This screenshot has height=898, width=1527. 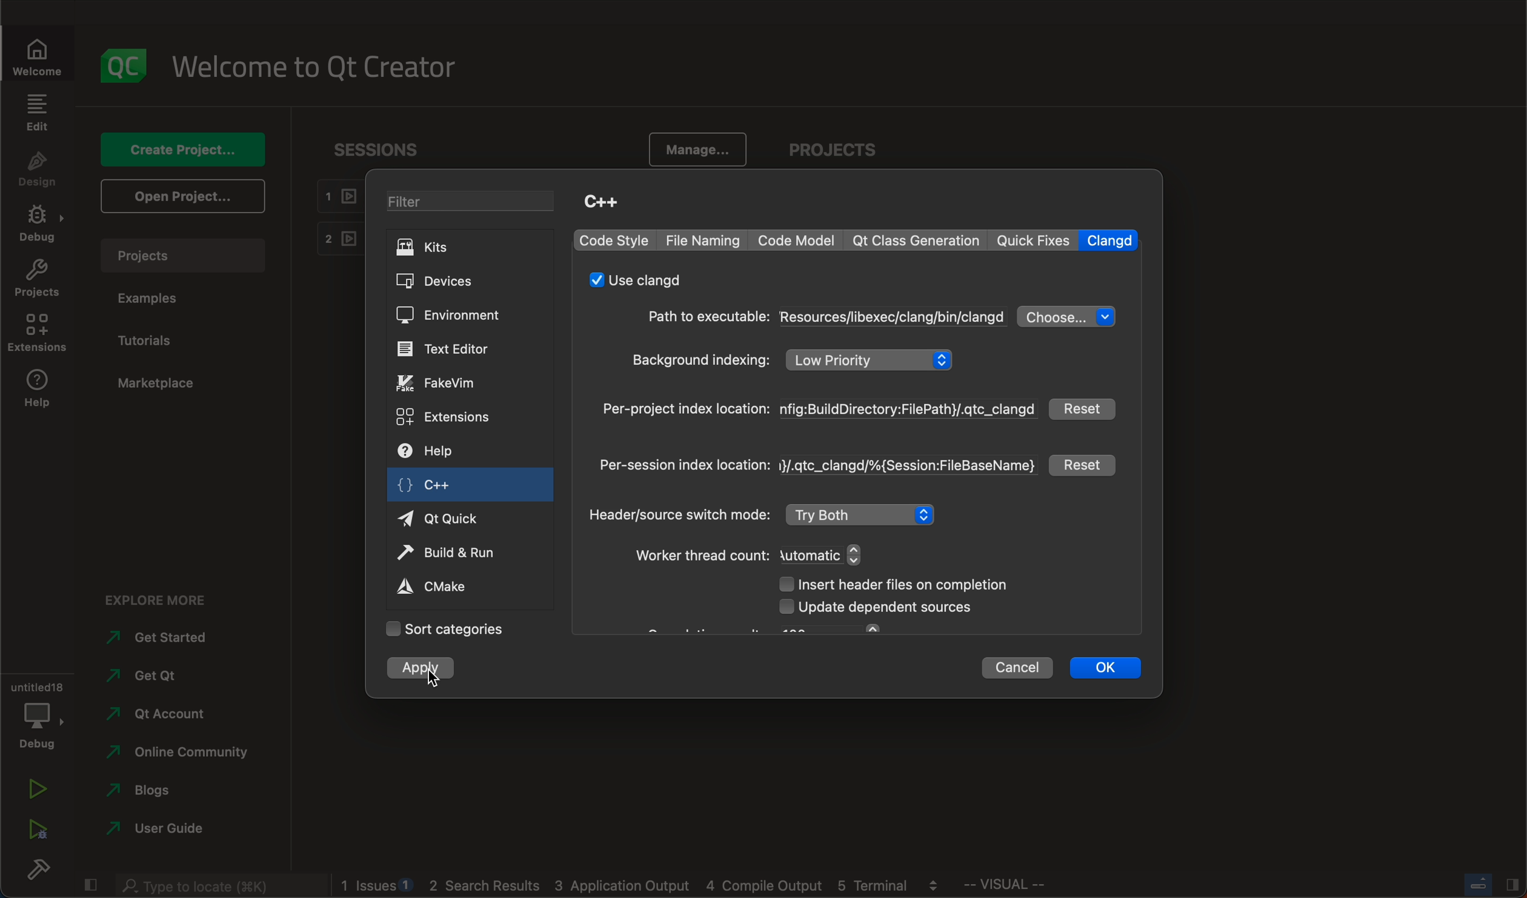 I want to click on close slide bar, so click(x=91, y=885).